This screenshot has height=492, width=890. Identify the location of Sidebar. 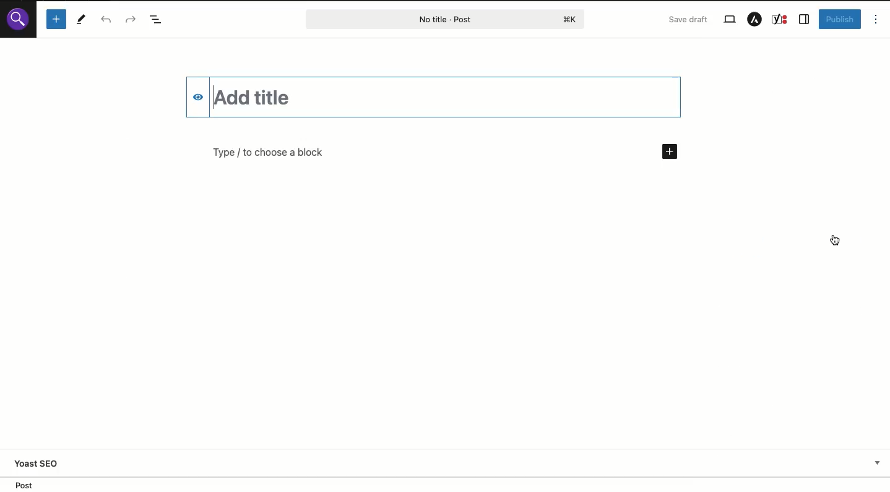
(805, 19).